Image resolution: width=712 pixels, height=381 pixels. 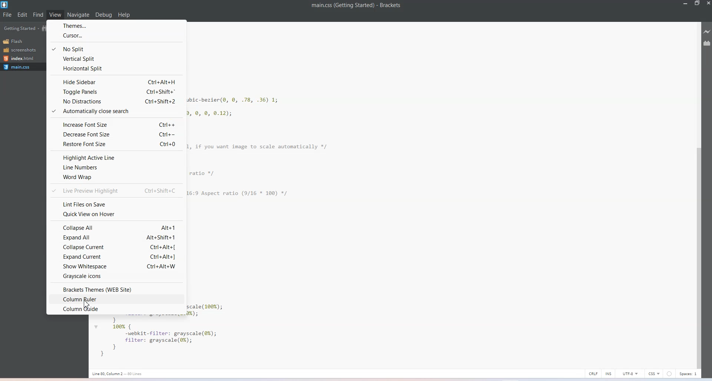 What do you see at coordinates (117, 228) in the screenshot?
I see `Collapse All` at bounding box center [117, 228].